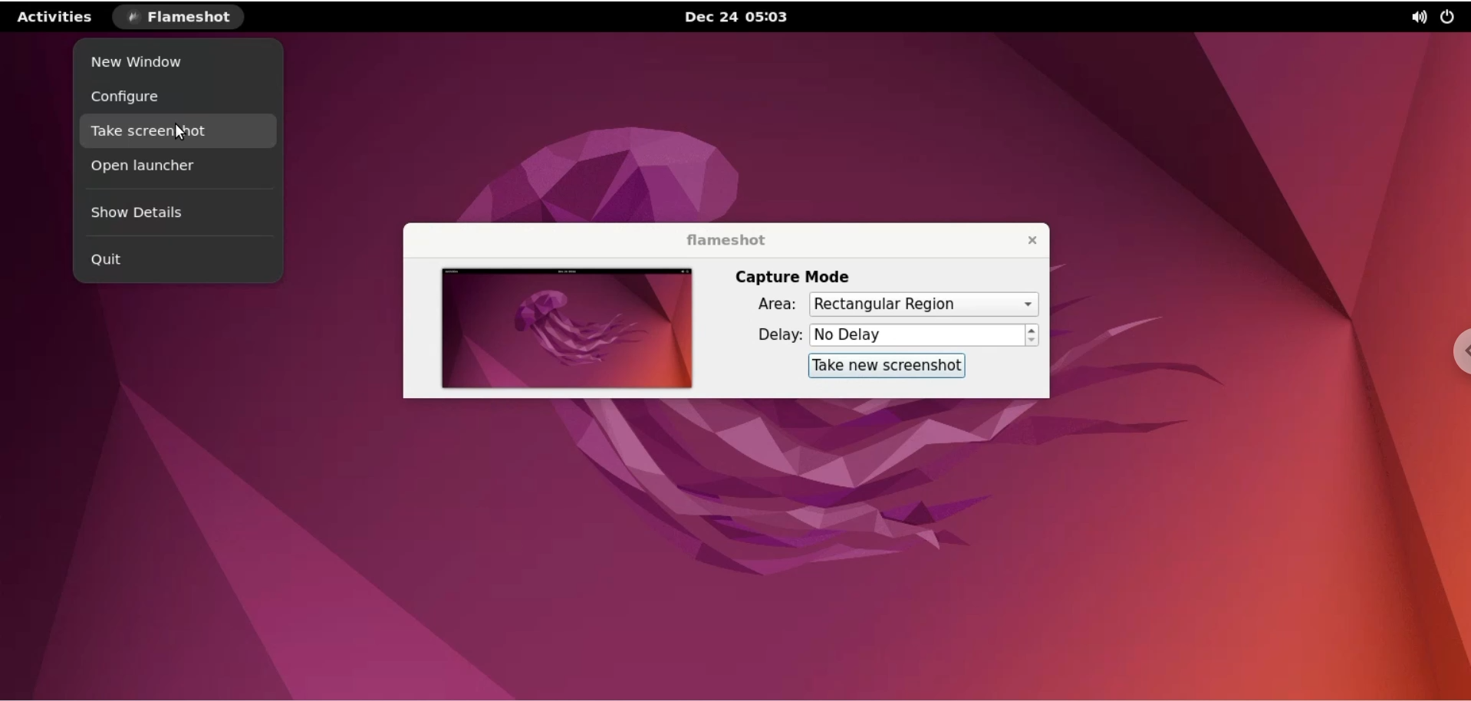 The height and width of the screenshot is (701, 1471). I want to click on show details , so click(172, 216).